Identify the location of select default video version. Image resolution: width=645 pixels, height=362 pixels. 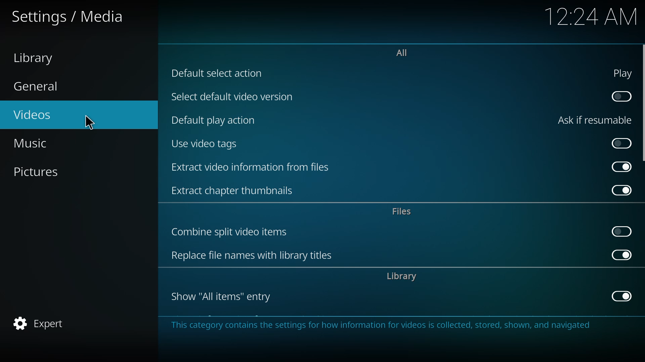
(232, 98).